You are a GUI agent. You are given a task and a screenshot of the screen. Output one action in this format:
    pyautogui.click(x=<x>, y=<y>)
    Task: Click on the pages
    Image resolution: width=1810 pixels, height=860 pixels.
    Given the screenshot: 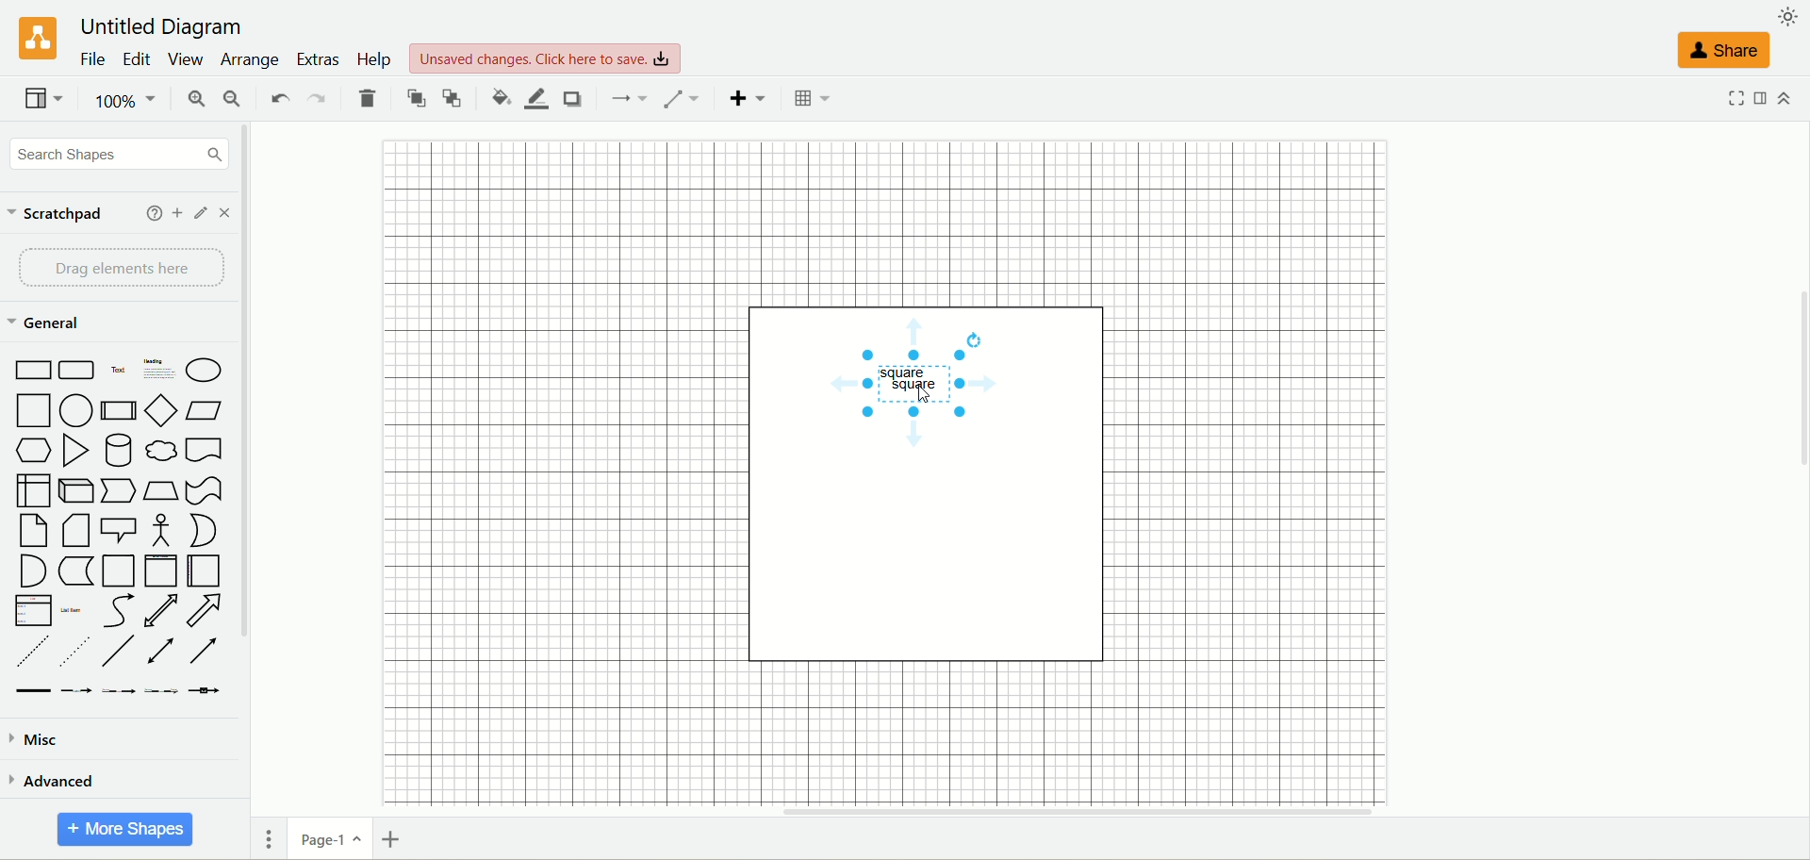 What is the action you would take?
    pyautogui.click(x=268, y=838)
    